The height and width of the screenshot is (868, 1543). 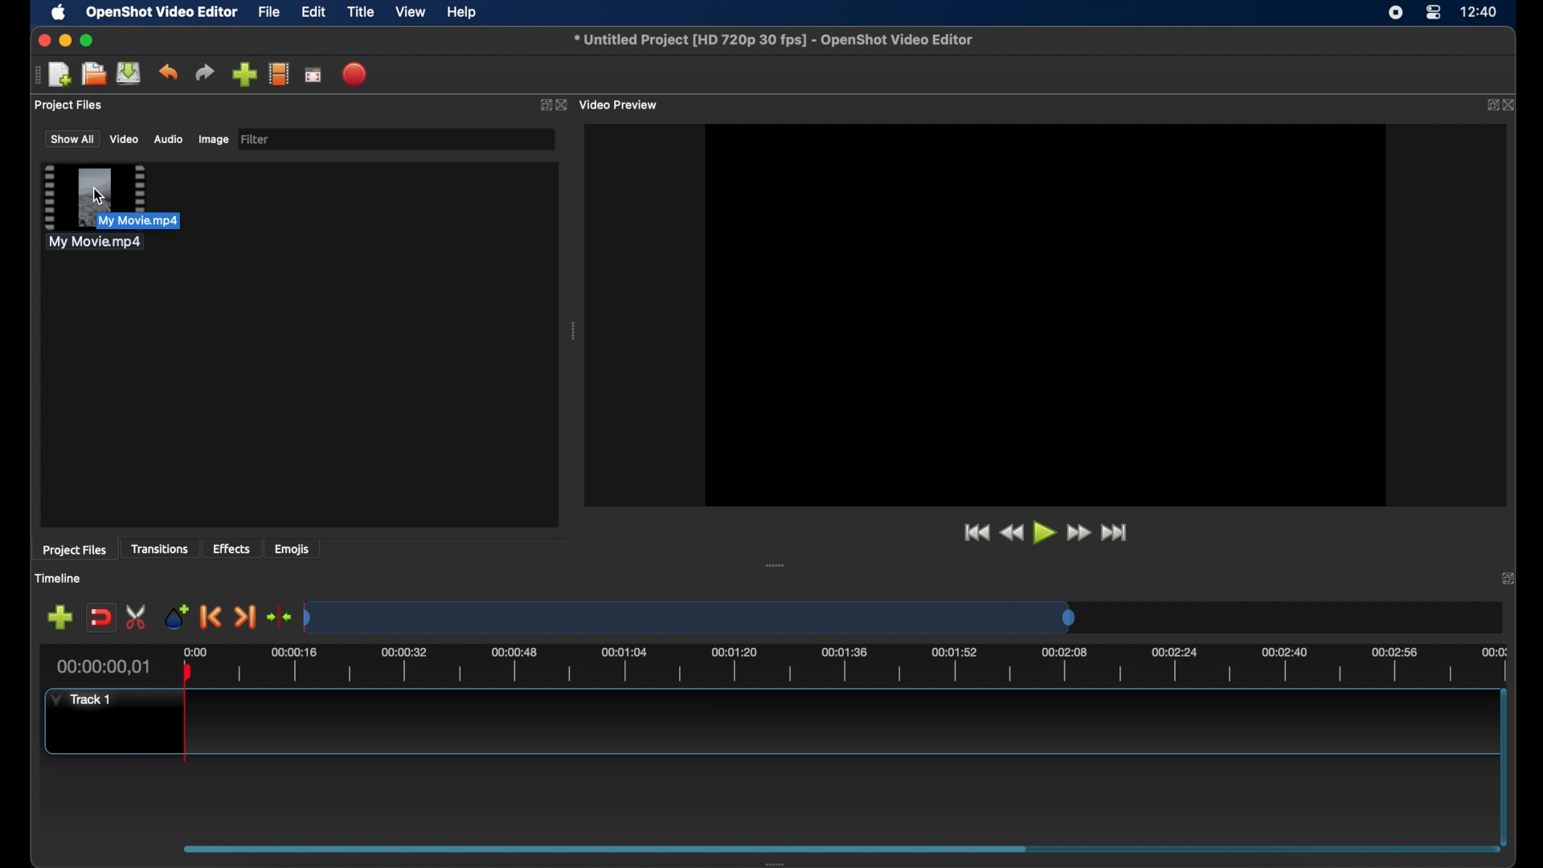 I want to click on close, so click(x=42, y=40).